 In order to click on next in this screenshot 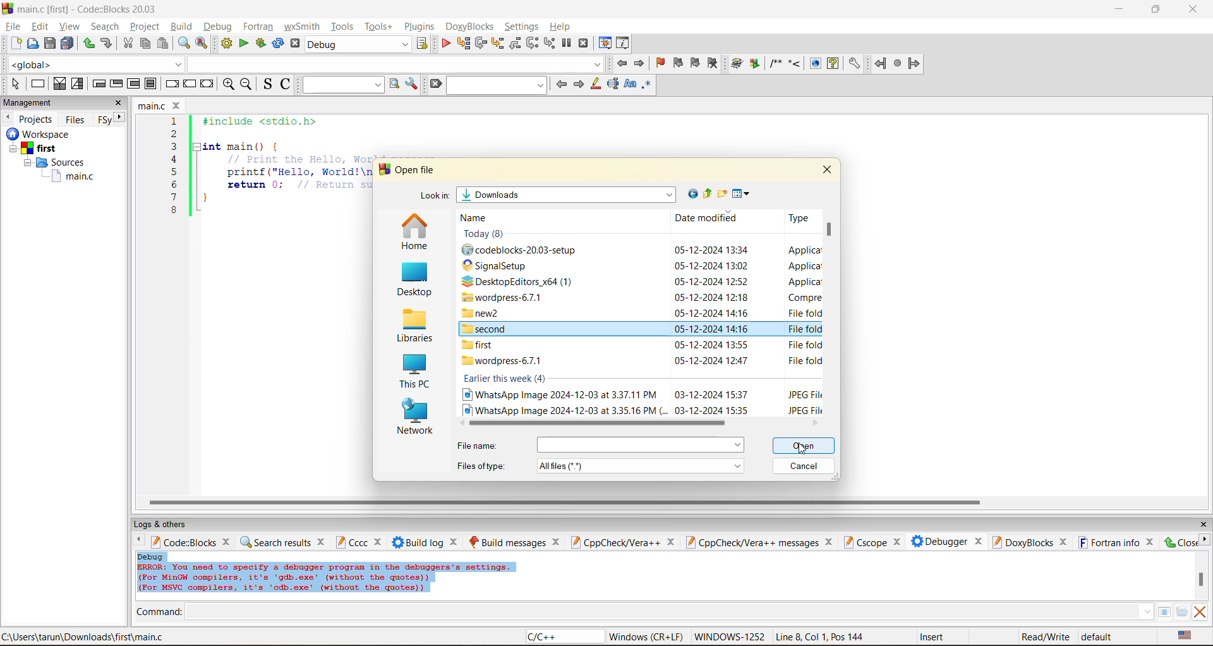, I will do `click(120, 117)`.